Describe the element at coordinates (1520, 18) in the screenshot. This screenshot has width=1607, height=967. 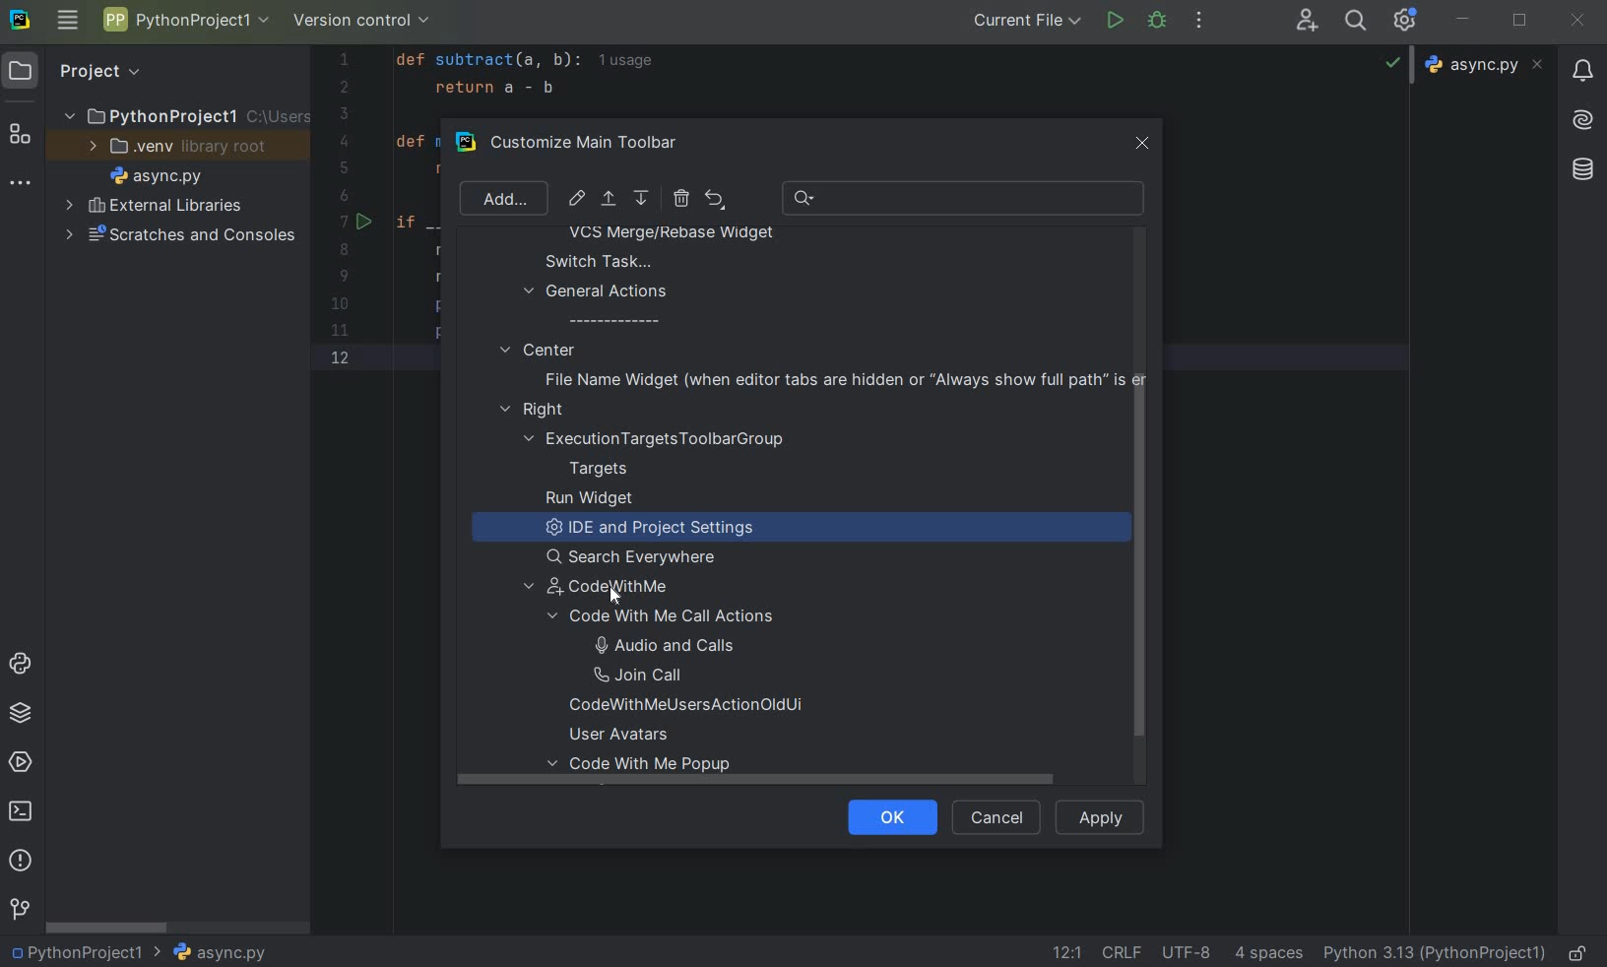
I see `RESTORE DOWN` at that location.